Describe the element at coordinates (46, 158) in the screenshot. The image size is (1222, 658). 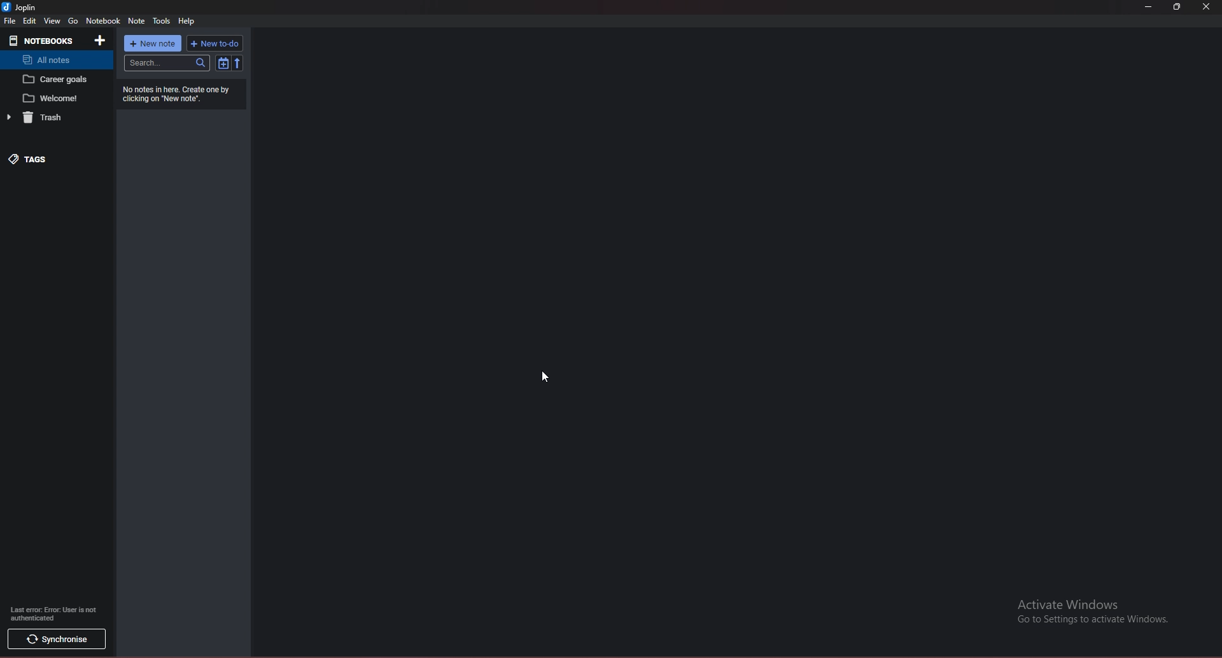
I see `tags` at that location.